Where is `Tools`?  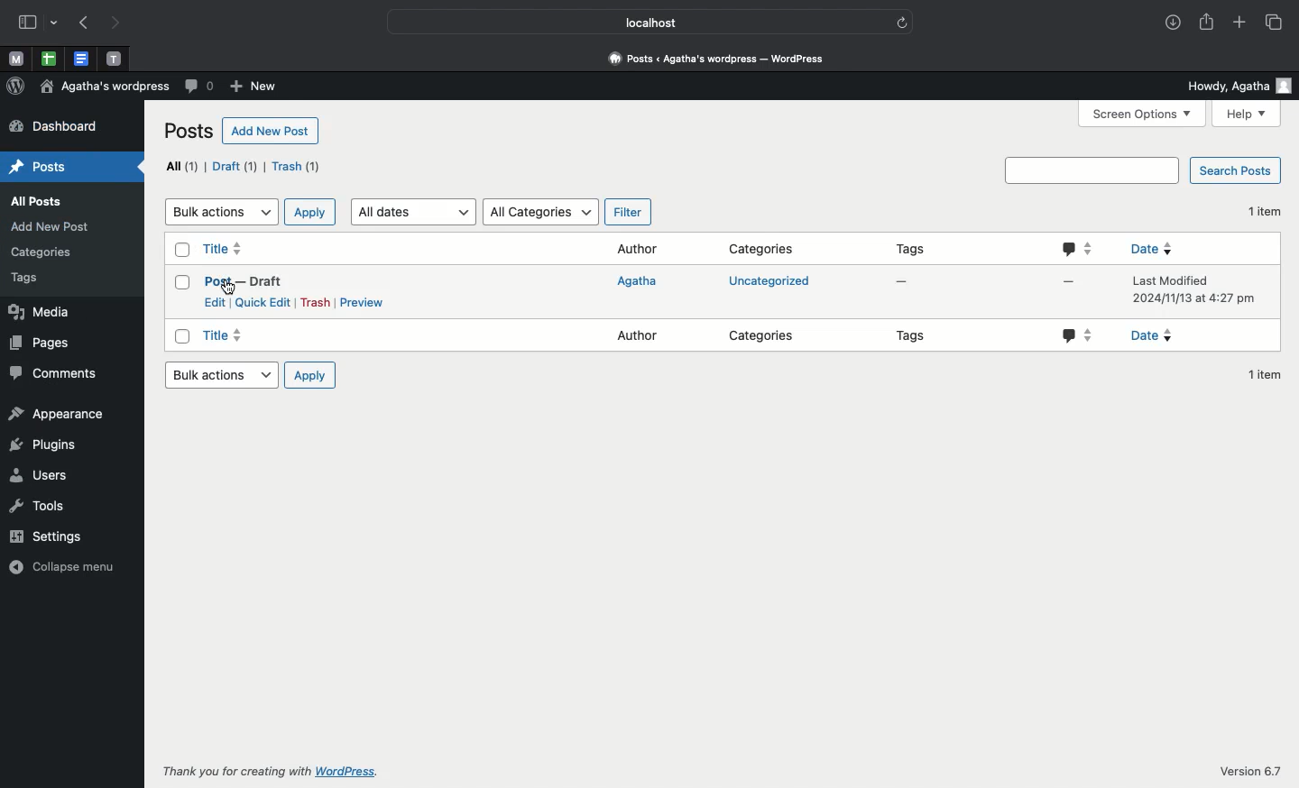 Tools is located at coordinates (48, 509).